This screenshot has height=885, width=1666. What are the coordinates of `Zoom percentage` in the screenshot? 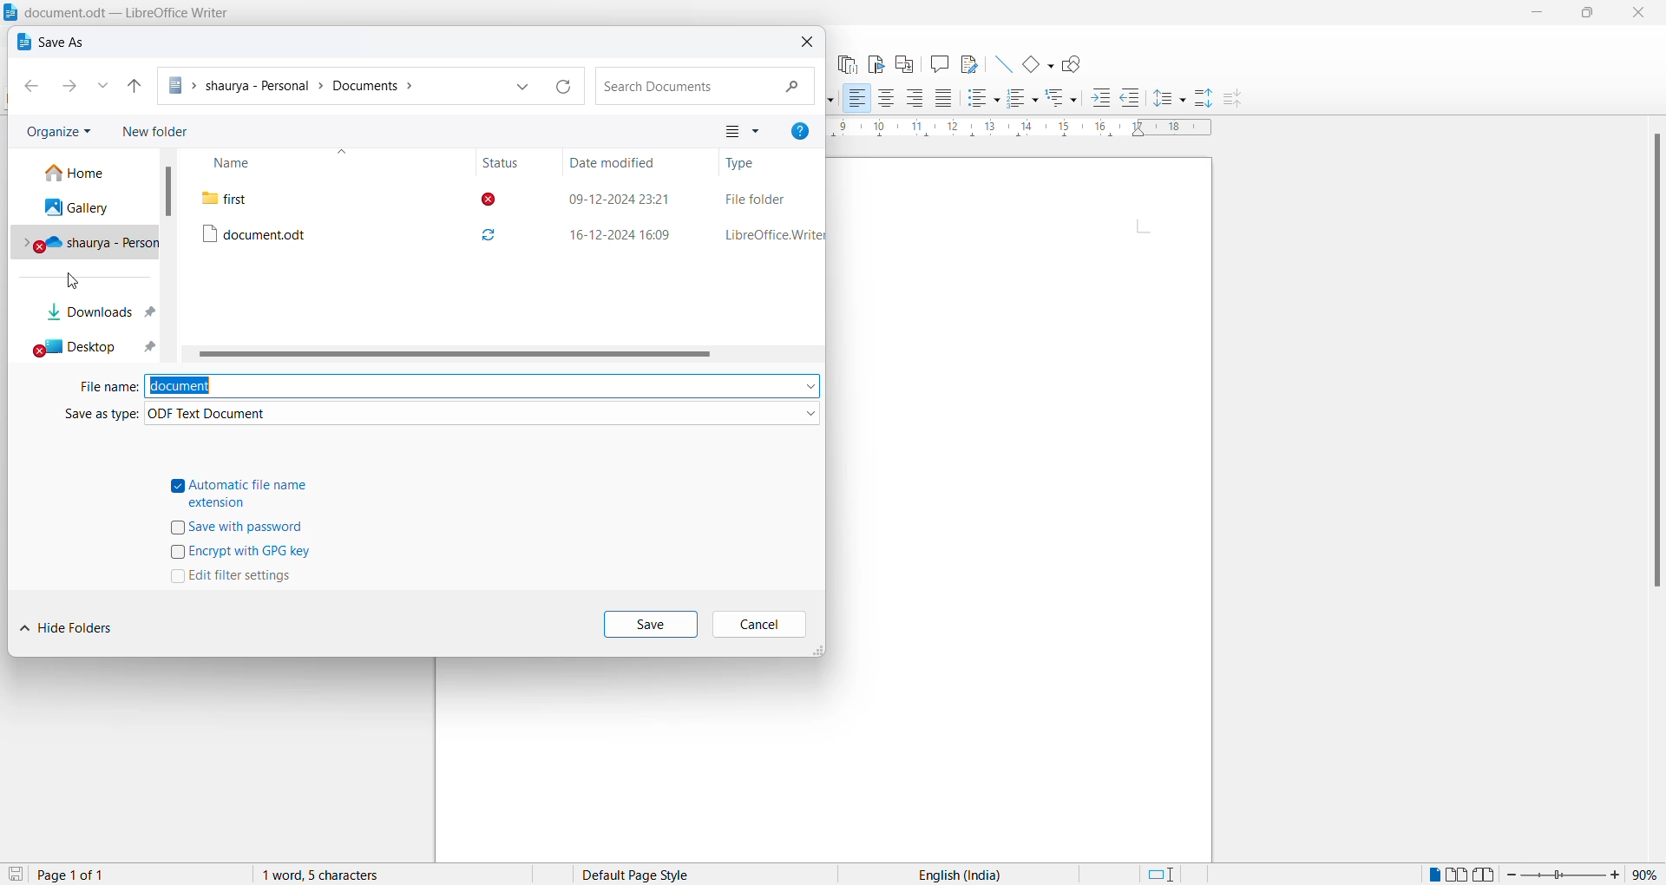 It's located at (1645, 875).